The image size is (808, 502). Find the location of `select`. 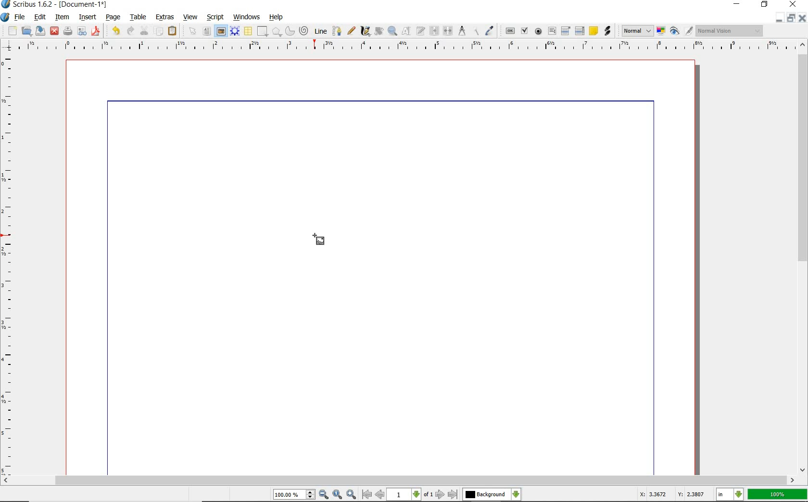

select is located at coordinates (193, 31).